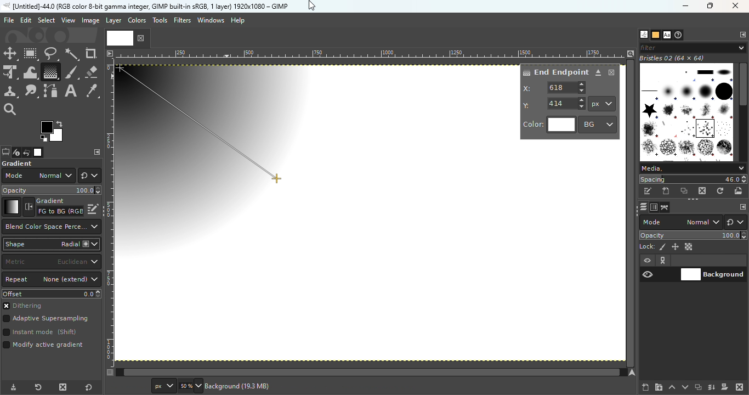  Describe the element at coordinates (90, 21) in the screenshot. I see `Image` at that location.